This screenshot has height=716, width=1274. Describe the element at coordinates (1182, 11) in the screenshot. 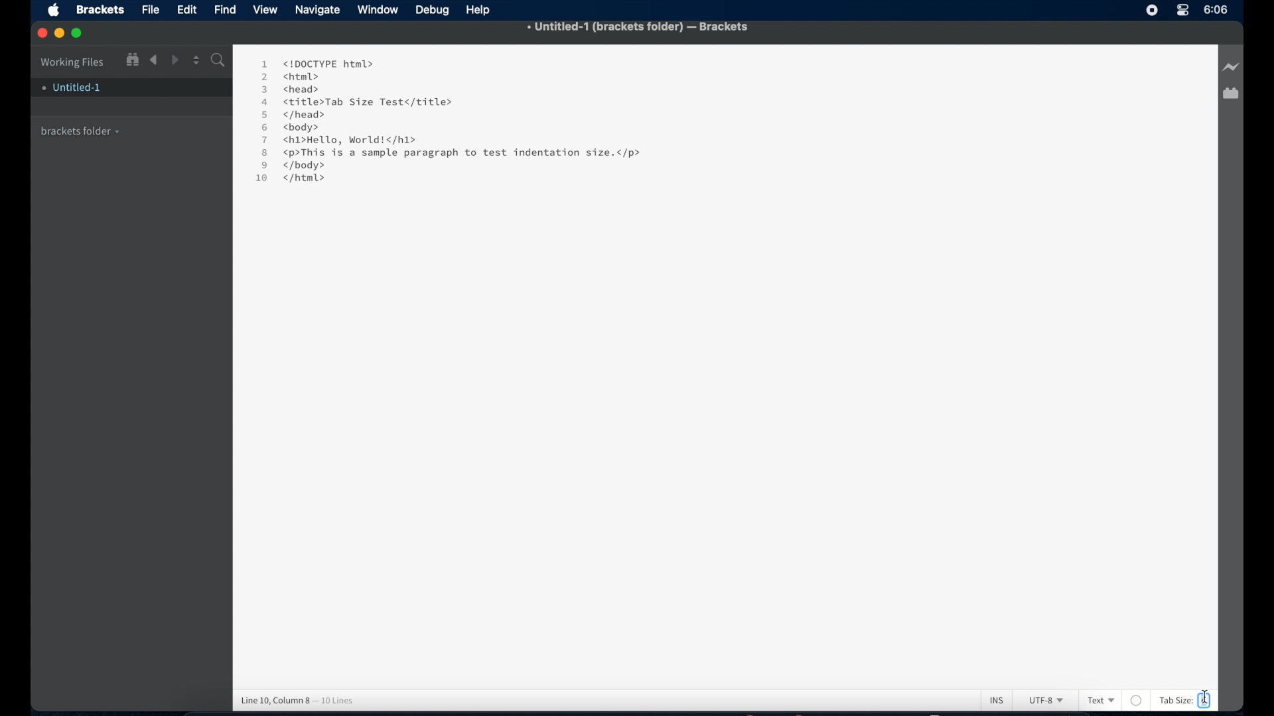

I see `Recording` at that location.